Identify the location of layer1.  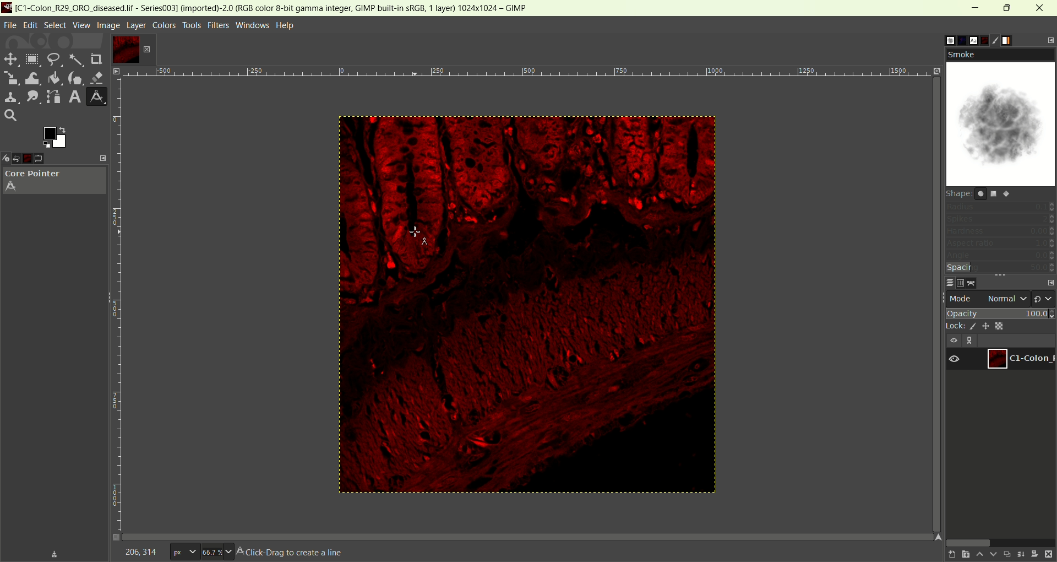
(123, 49).